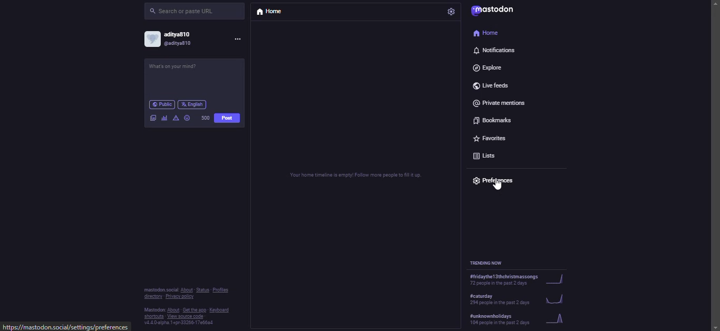  Describe the element at coordinates (66, 327) in the screenshot. I see `website` at that location.